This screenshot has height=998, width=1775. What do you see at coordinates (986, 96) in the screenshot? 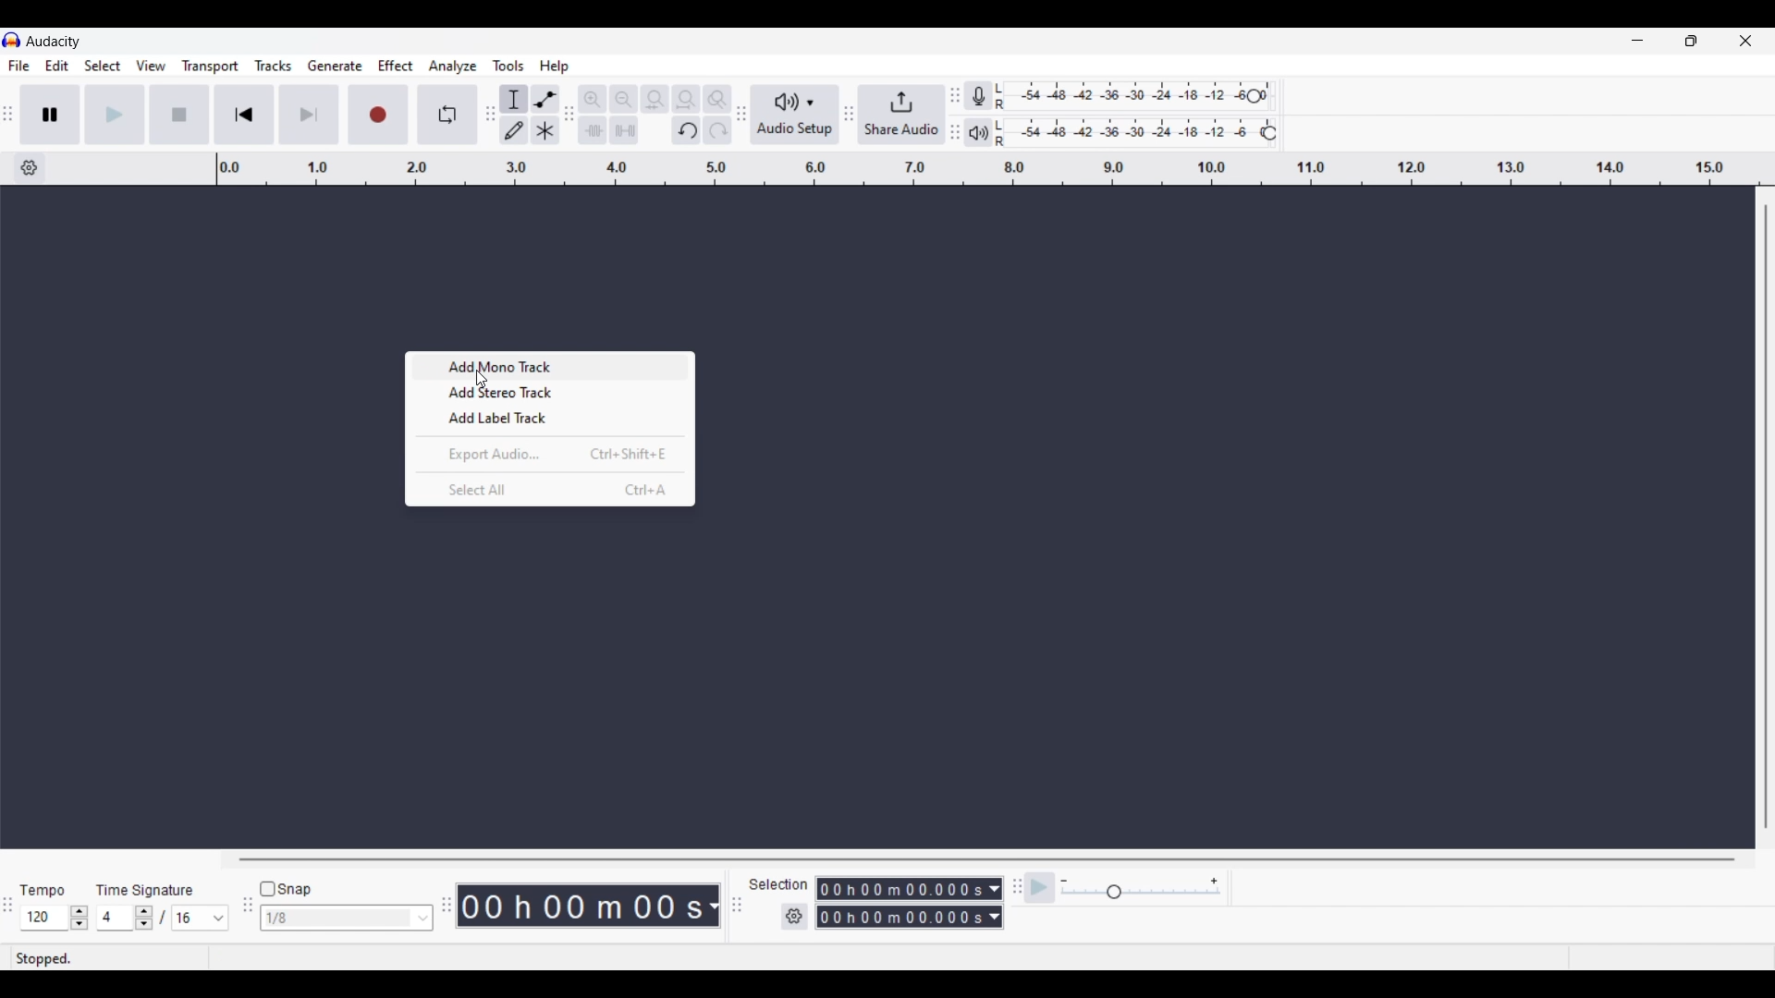
I see `Record meter` at bounding box center [986, 96].